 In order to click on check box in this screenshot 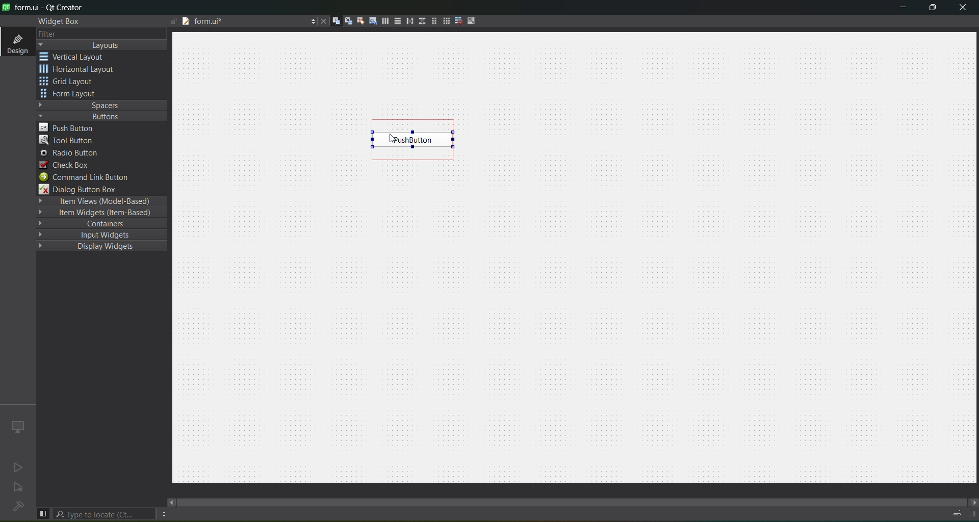, I will do `click(65, 165)`.